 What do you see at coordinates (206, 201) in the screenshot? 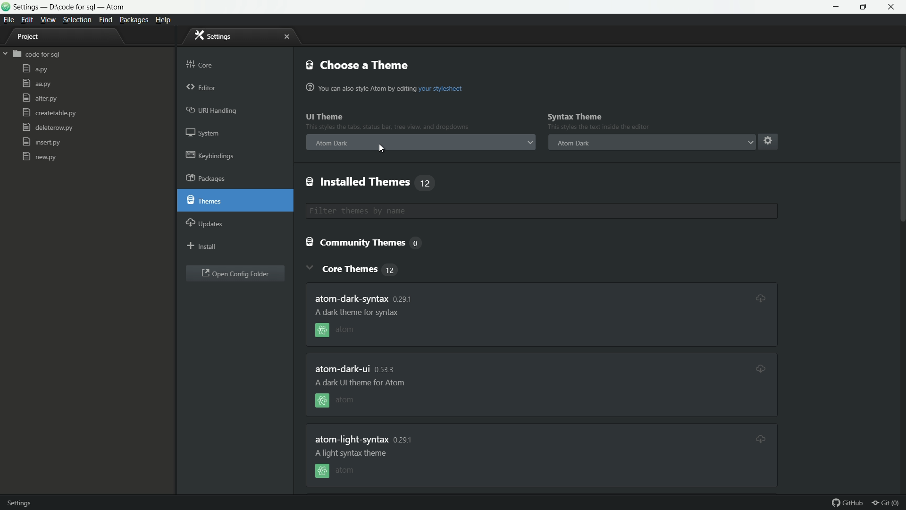
I see `themes` at bounding box center [206, 201].